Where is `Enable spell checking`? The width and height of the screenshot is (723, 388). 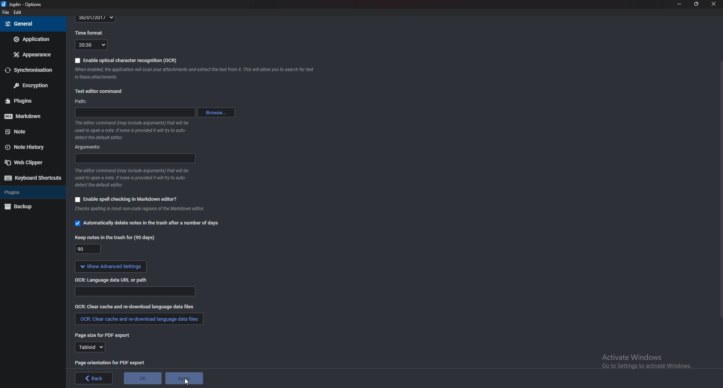
Enable spell checking is located at coordinates (126, 199).